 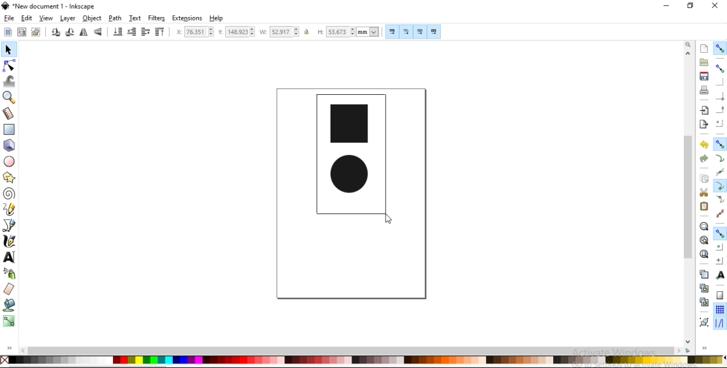 What do you see at coordinates (434, 32) in the screenshot?
I see `move patterns along with object` at bounding box center [434, 32].